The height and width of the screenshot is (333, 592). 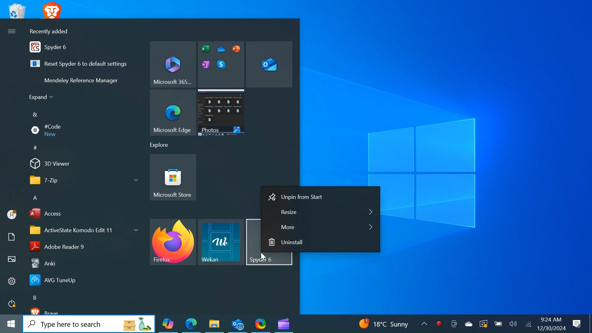 I want to click on AVG Tunnel Up, so click(x=80, y=281).